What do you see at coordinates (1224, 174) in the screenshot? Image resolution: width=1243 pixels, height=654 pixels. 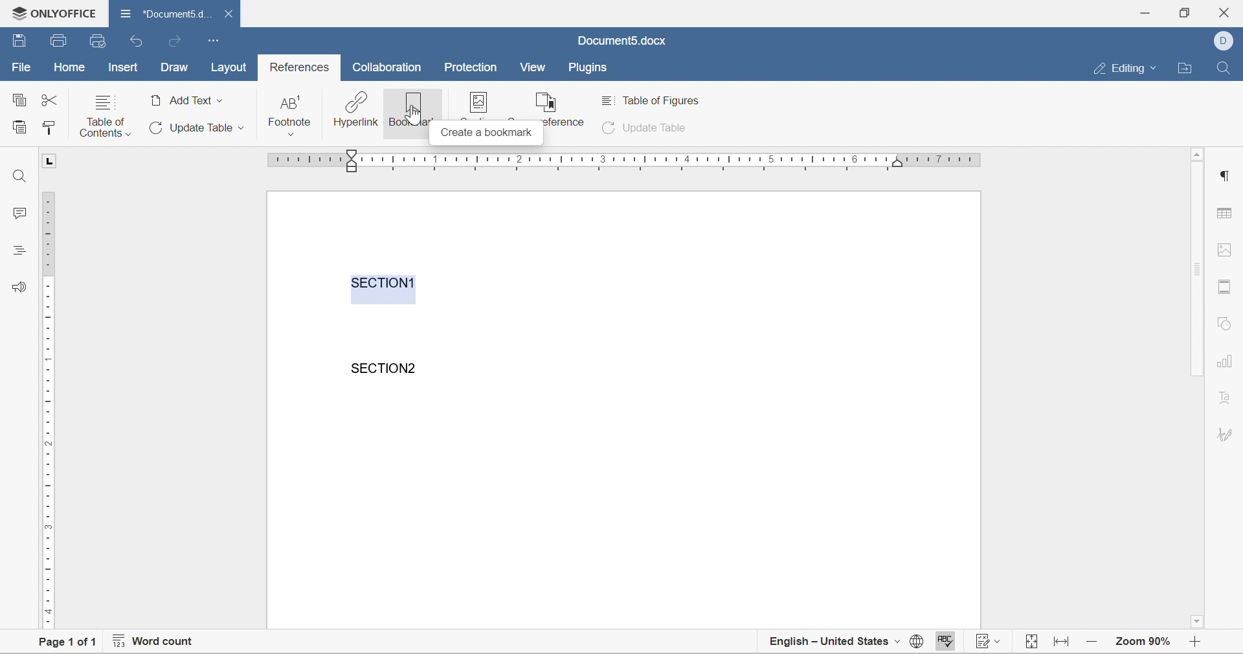 I see `` at bounding box center [1224, 174].